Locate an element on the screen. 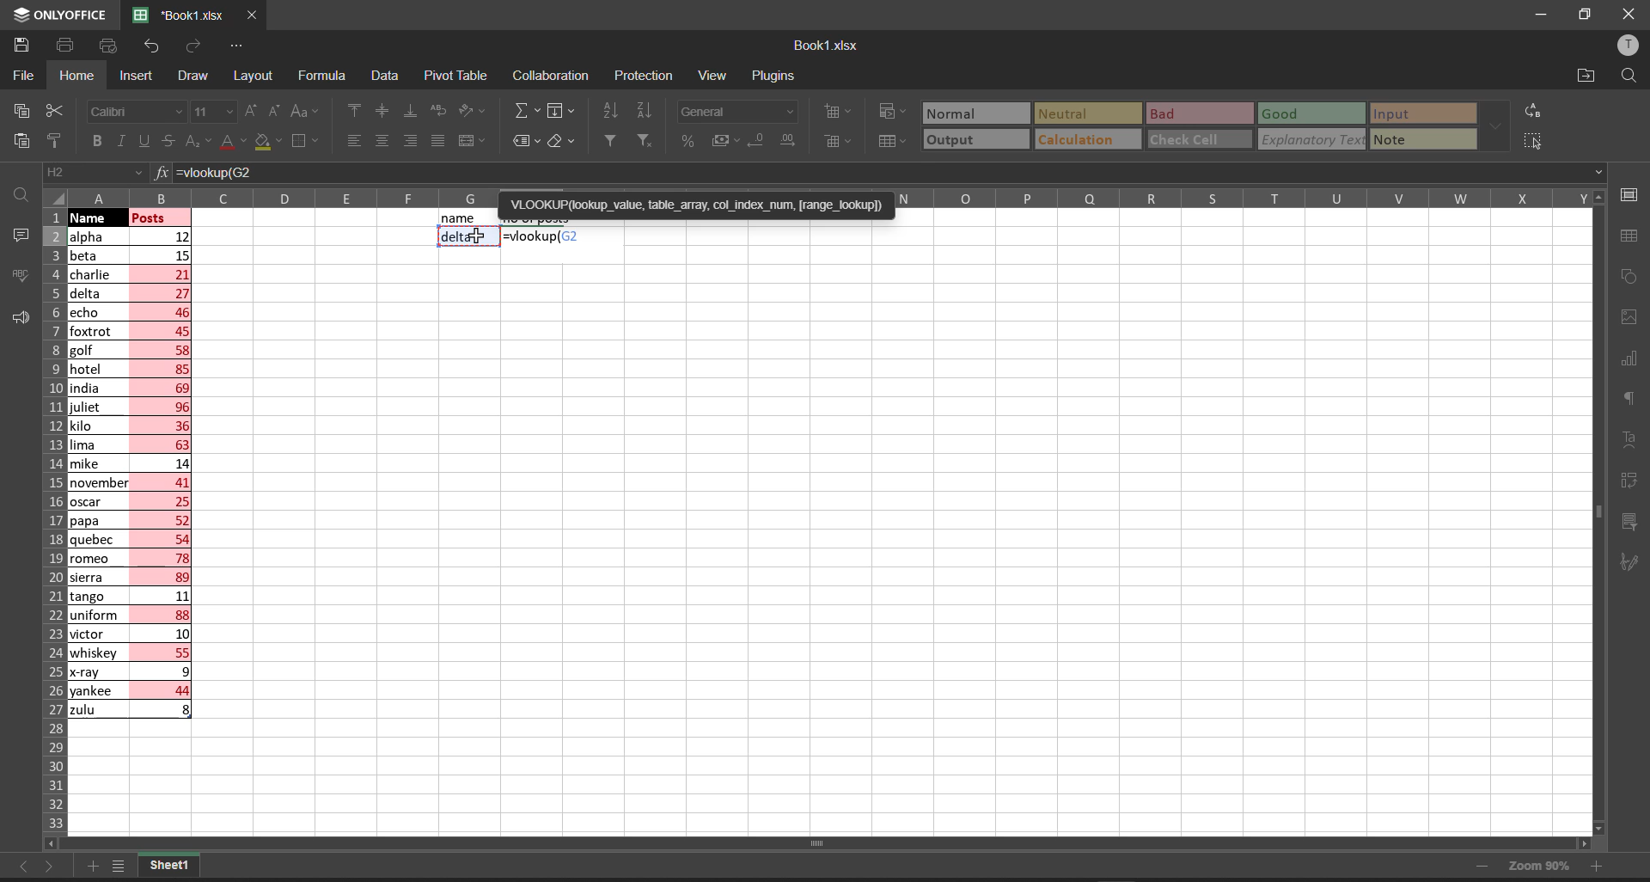  onlyoffice is located at coordinates (60, 15).